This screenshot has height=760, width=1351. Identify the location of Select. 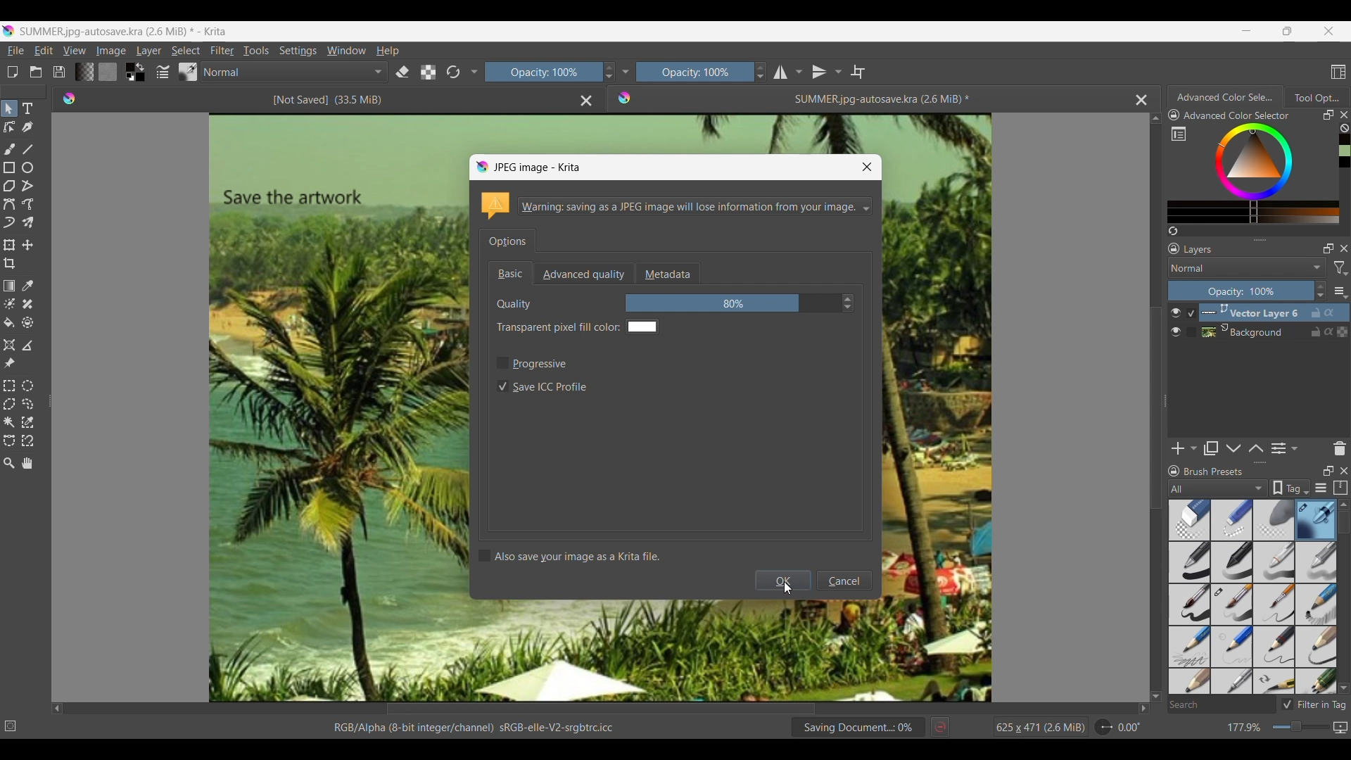
(186, 51).